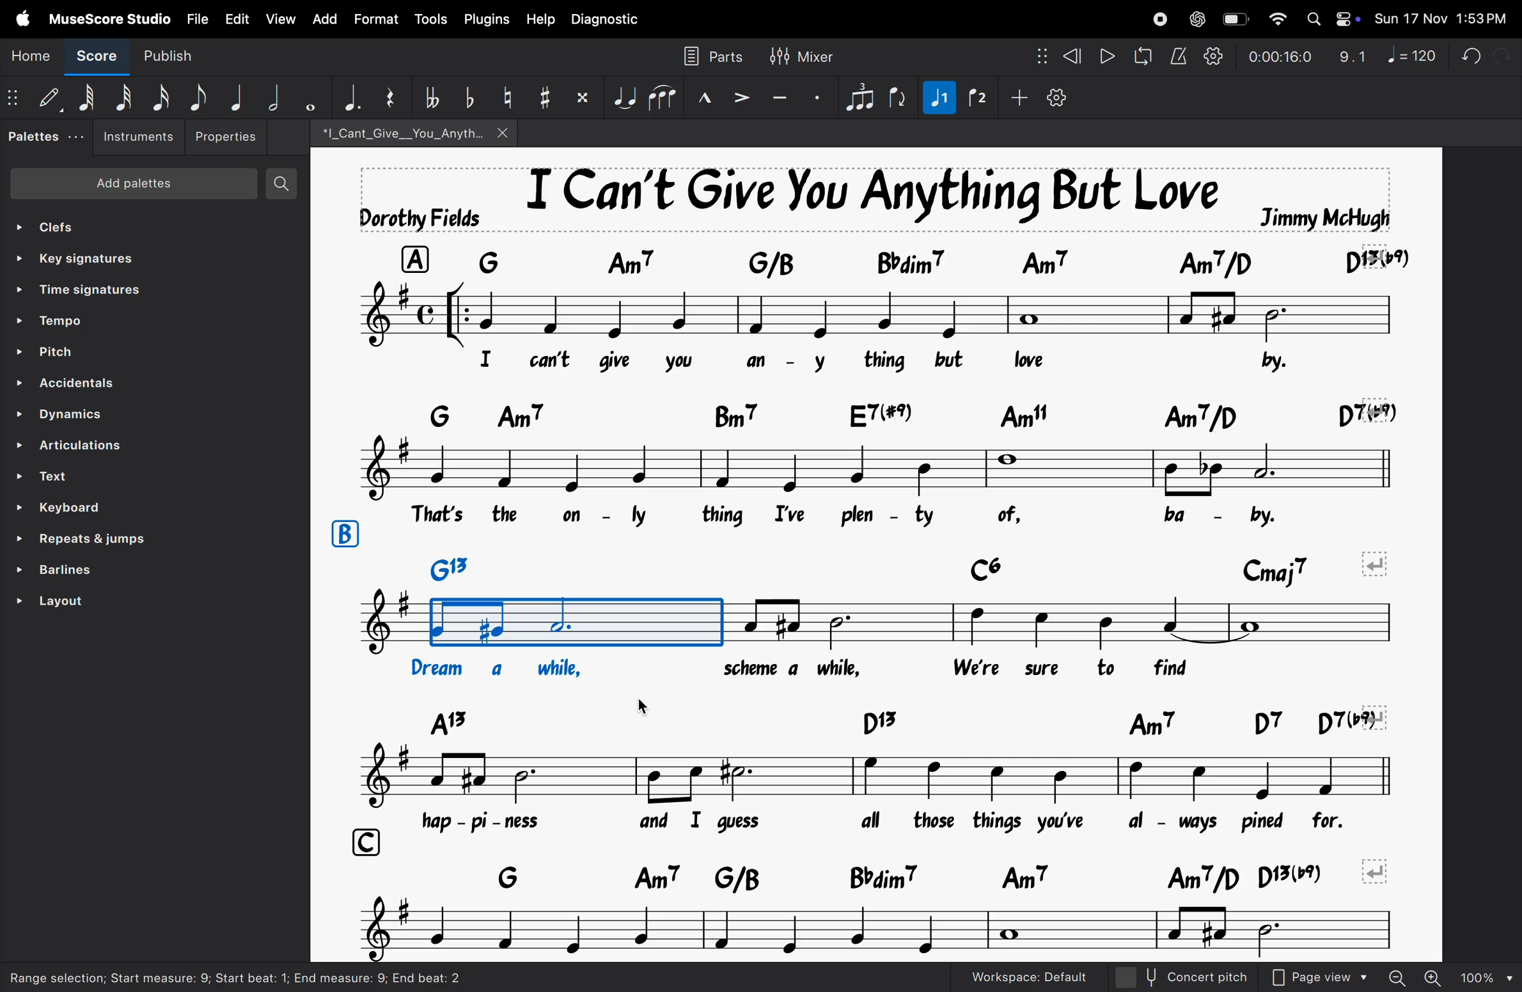 This screenshot has height=992, width=1522. Describe the element at coordinates (976, 98) in the screenshot. I see `rythym 2` at that location.